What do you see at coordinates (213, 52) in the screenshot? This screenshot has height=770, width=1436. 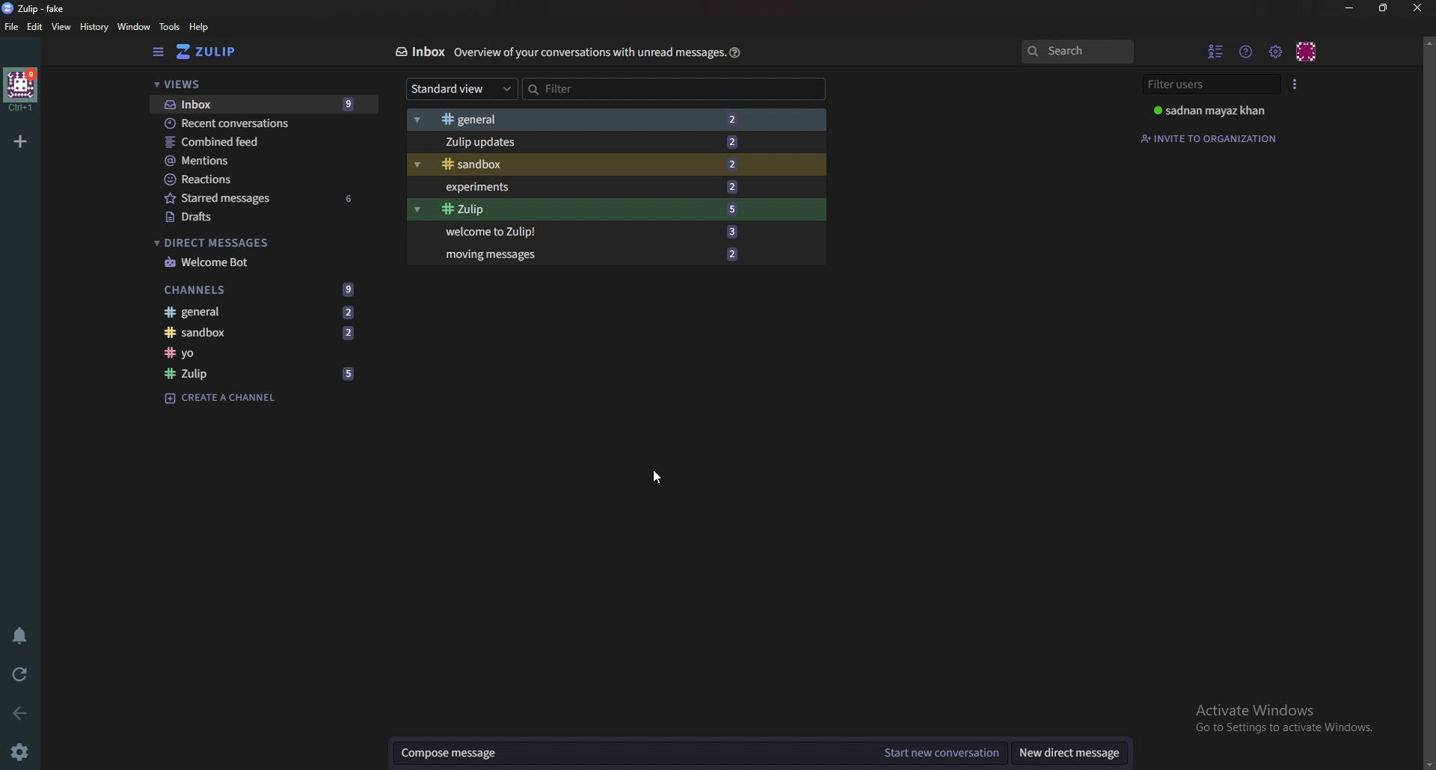 I see `Change to home view` at bounding box center [213, 52].